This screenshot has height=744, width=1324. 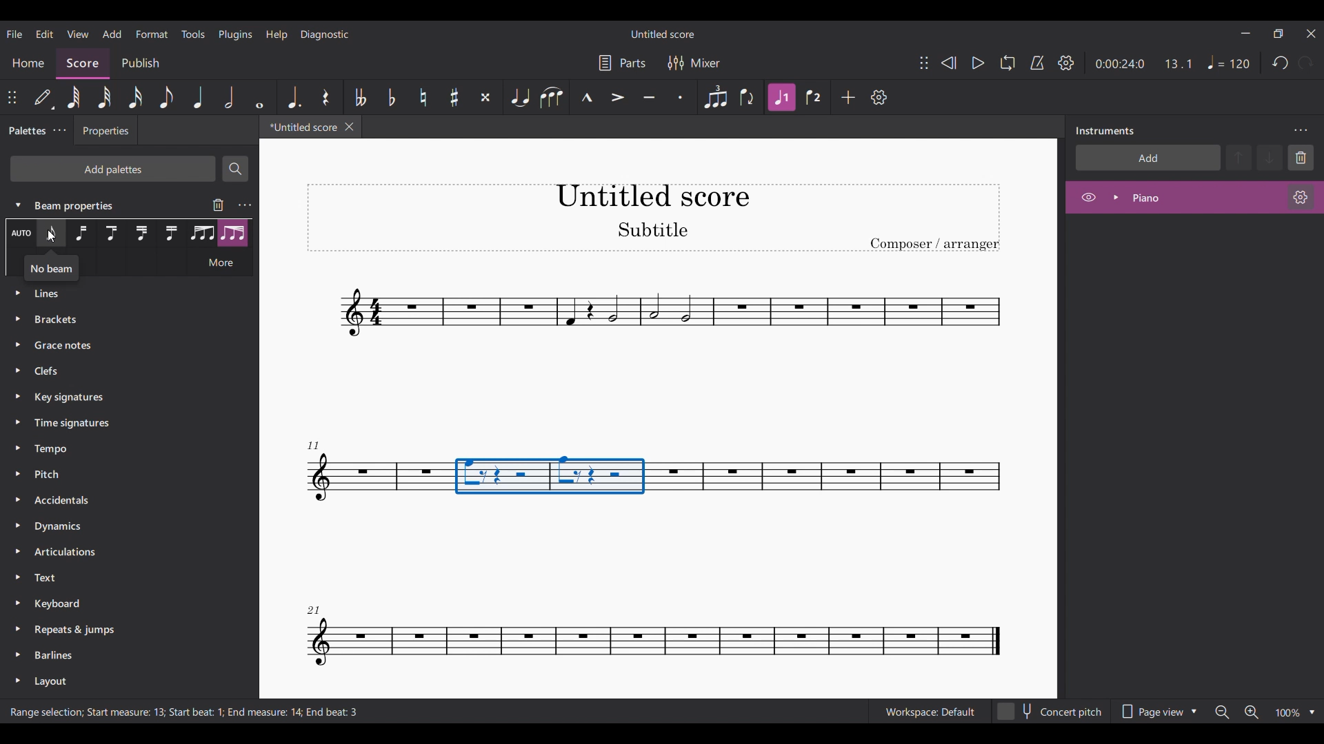 I want to click on Play, so click(x=978, y=63).